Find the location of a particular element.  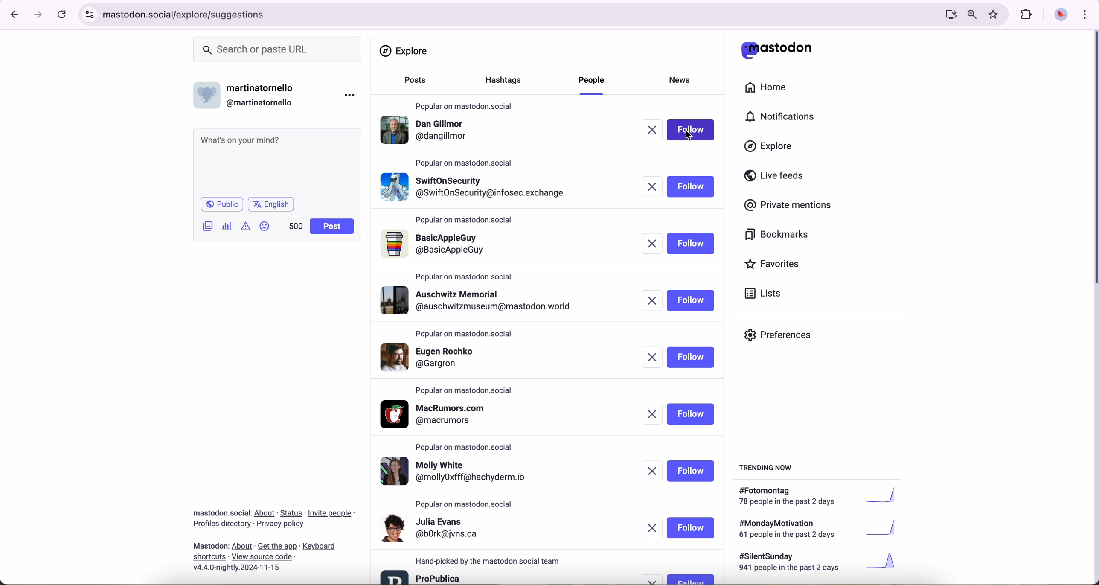

private mentions is located at coordinates (788, 206).